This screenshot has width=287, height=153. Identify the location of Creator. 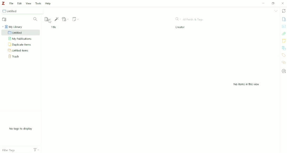
(181, 27).